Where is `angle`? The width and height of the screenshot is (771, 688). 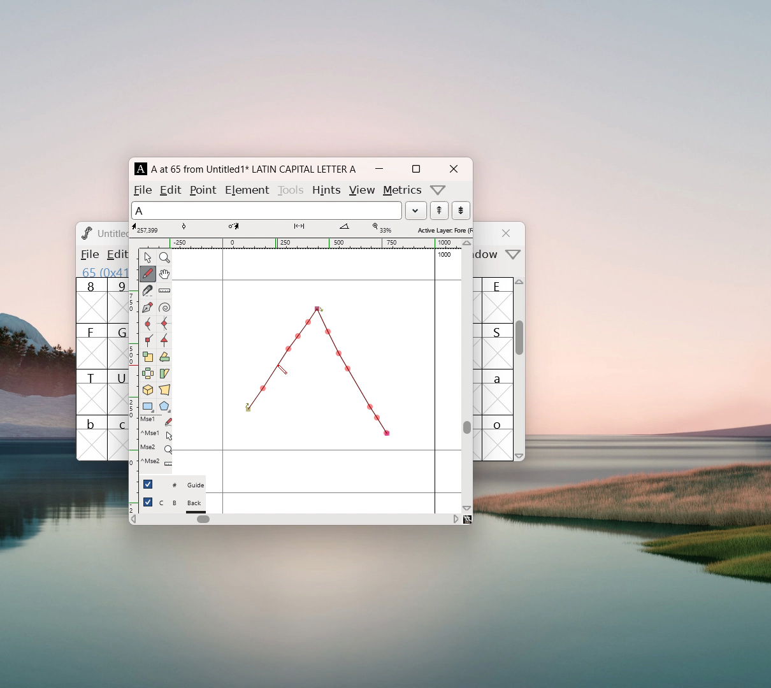 angle is located at coordinates (350, 228).